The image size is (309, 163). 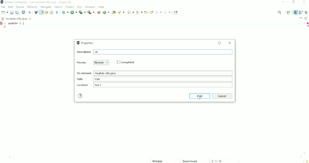 What do you see at coordinates (155, 85) in the screenshot?
I see `Location` at bounding box center [155, 85].